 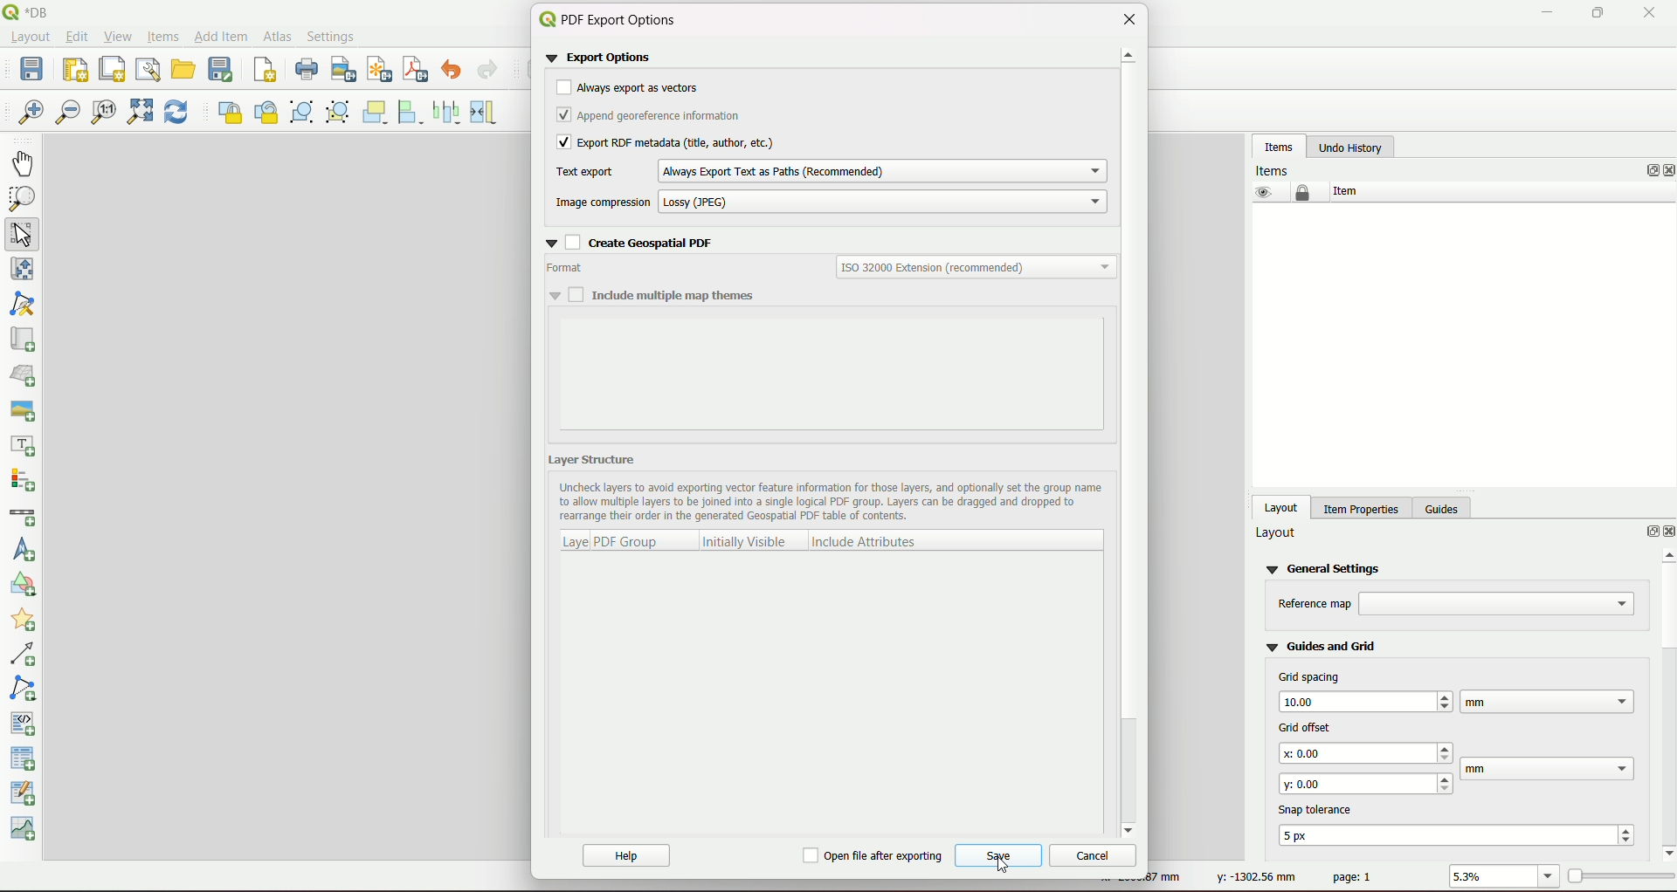 I want to click on dimension, so click(x=1170, y=878).